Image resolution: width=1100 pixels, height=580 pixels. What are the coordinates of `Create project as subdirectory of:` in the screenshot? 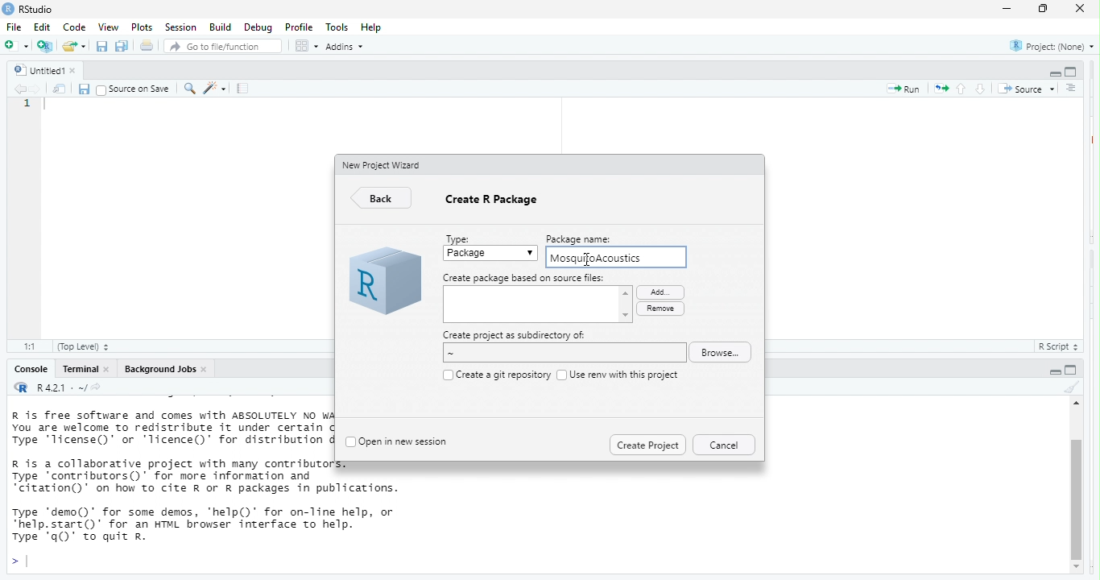 It's located at (515, 335).